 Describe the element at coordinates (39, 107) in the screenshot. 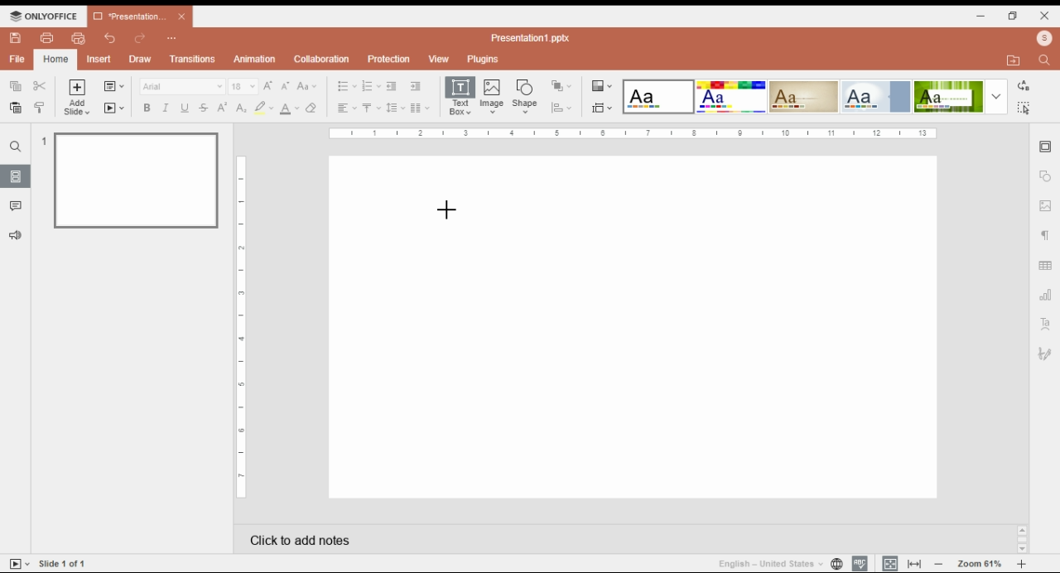

I see `copy style` at that location.